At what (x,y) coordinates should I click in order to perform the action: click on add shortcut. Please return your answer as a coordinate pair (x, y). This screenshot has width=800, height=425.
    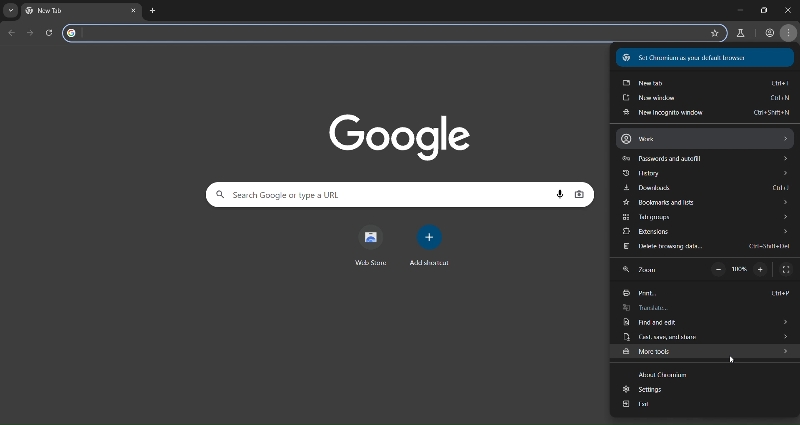
    Looking at the image, I should click on (430, 246).